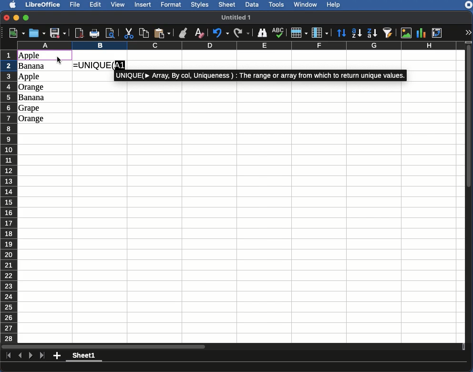  I want to click on Grape, so click(30, 108).